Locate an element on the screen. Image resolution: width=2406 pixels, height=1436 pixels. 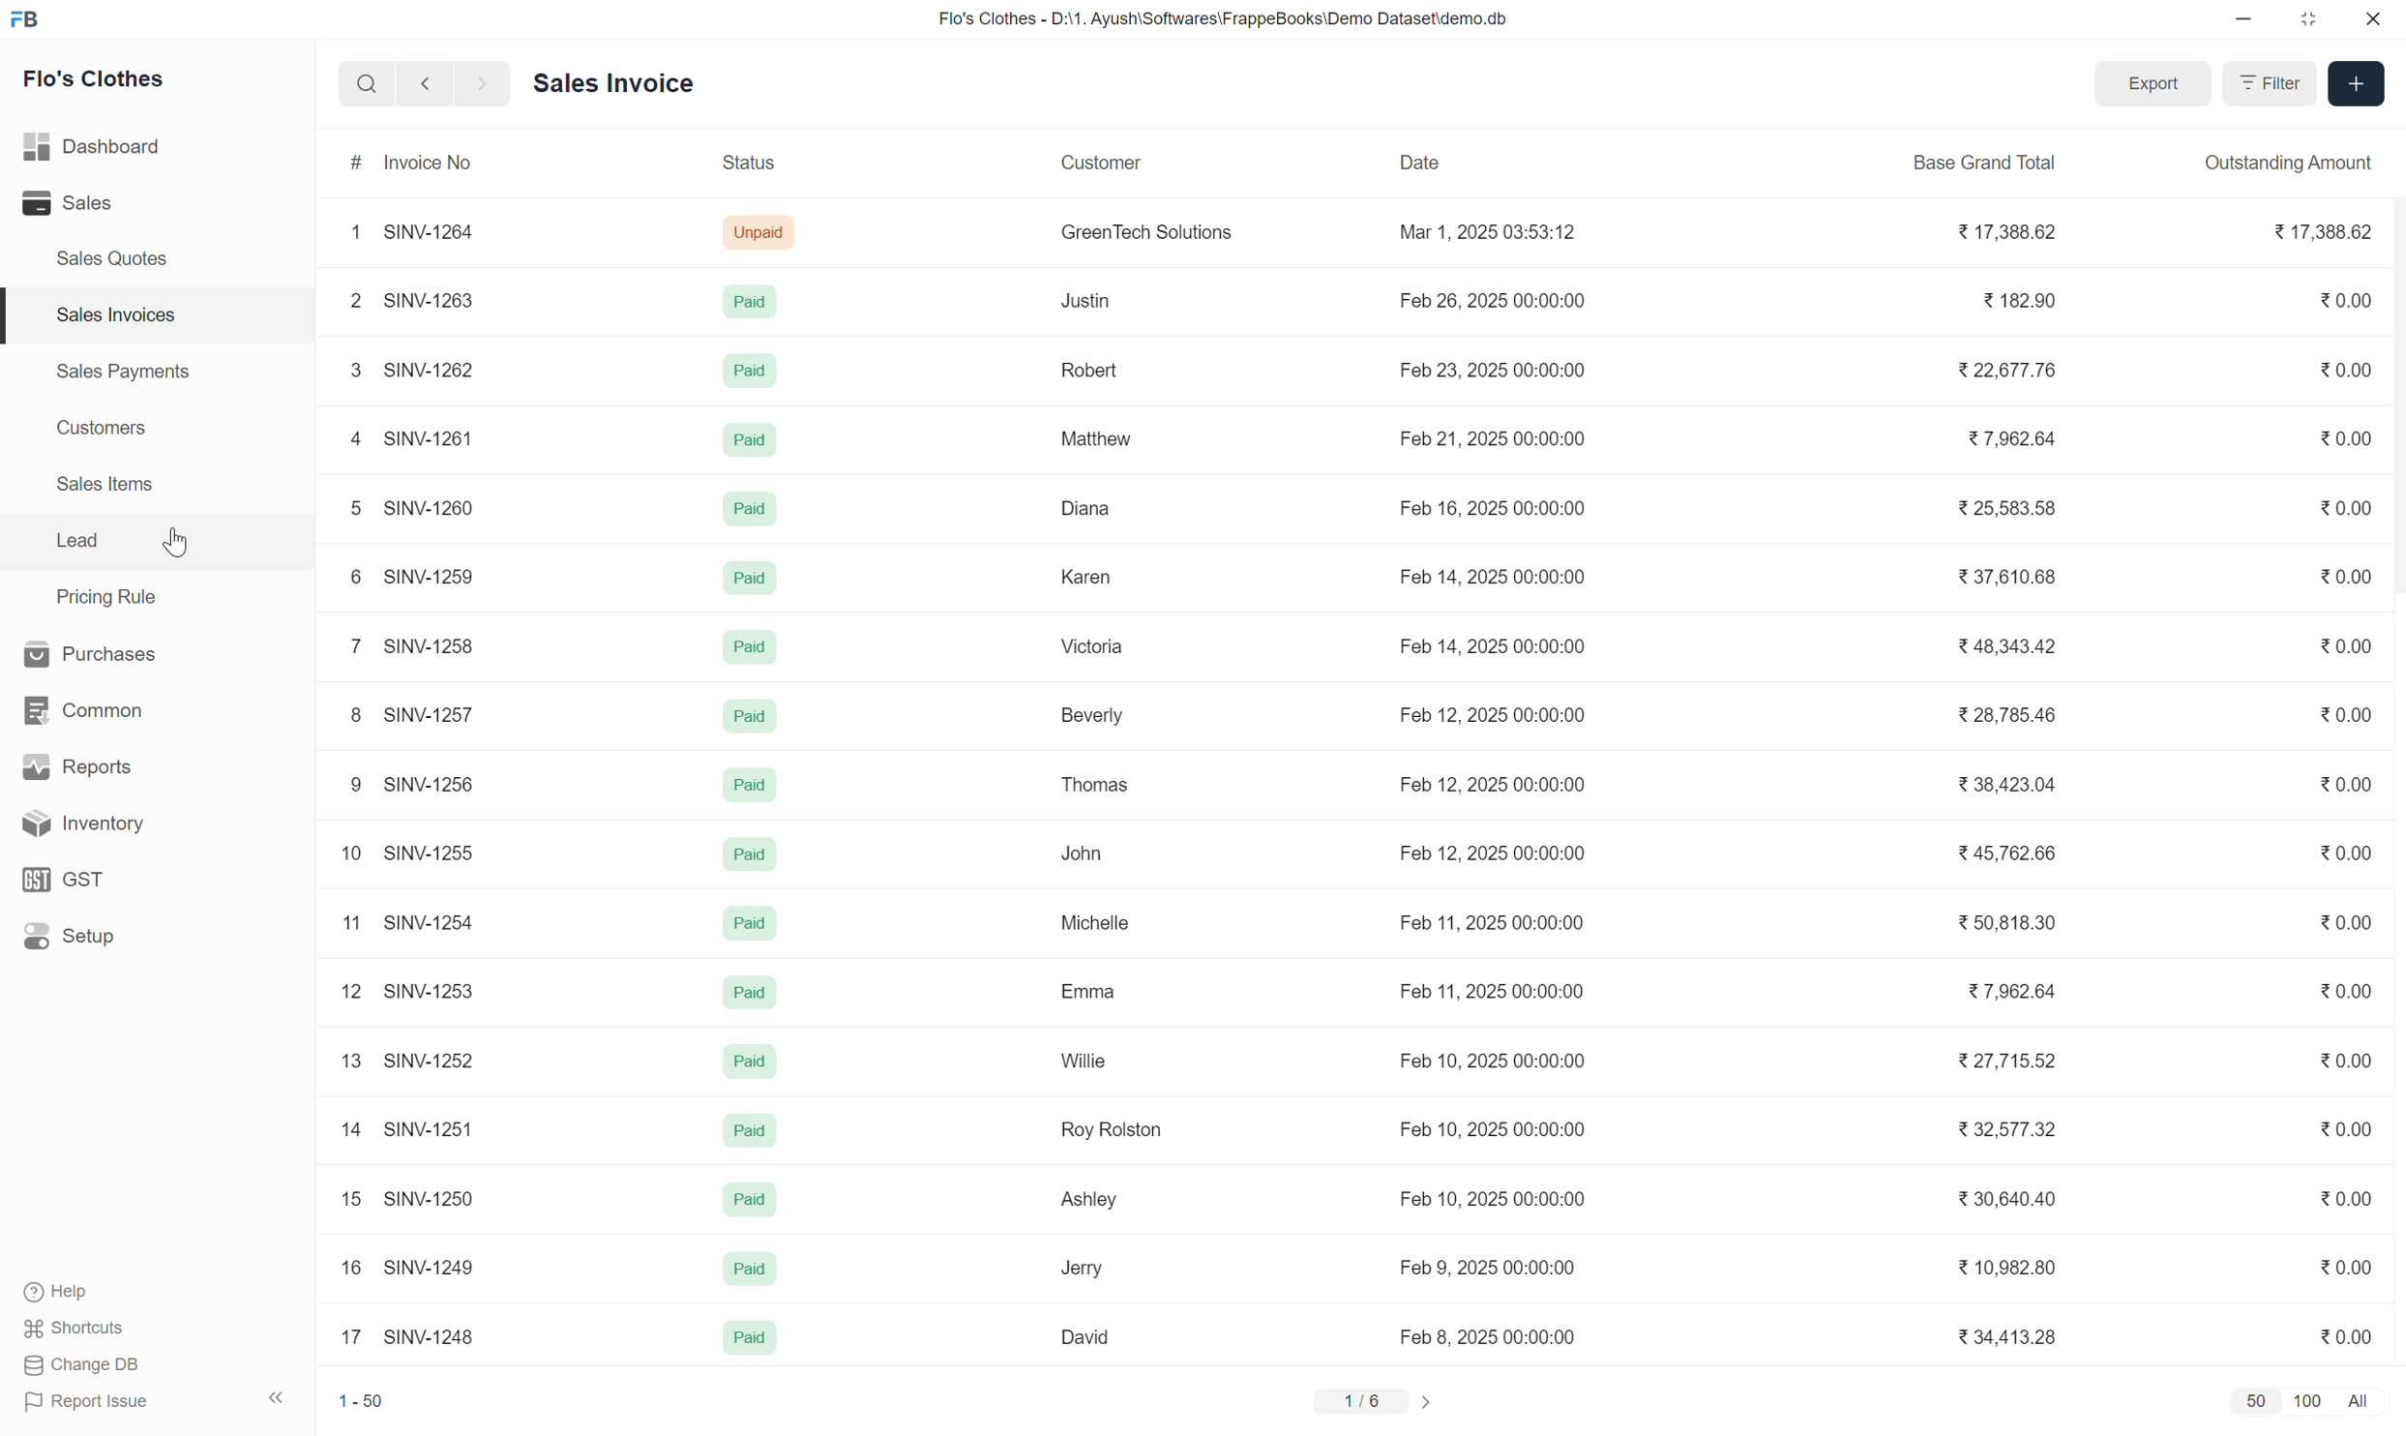
Paid is located at coordinates (754, 854).